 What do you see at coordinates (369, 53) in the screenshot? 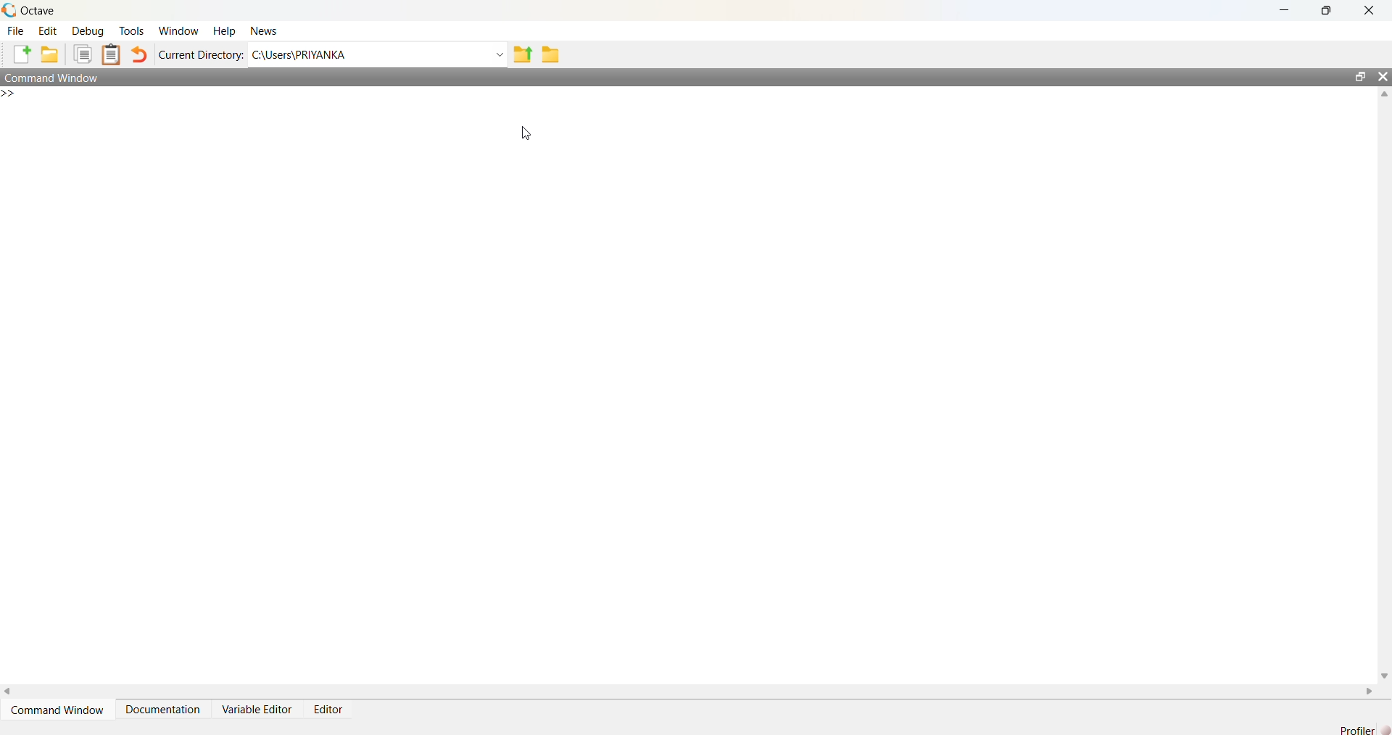
I see `C:/Users/PRIYANKA` at bounding box center [369, 53].